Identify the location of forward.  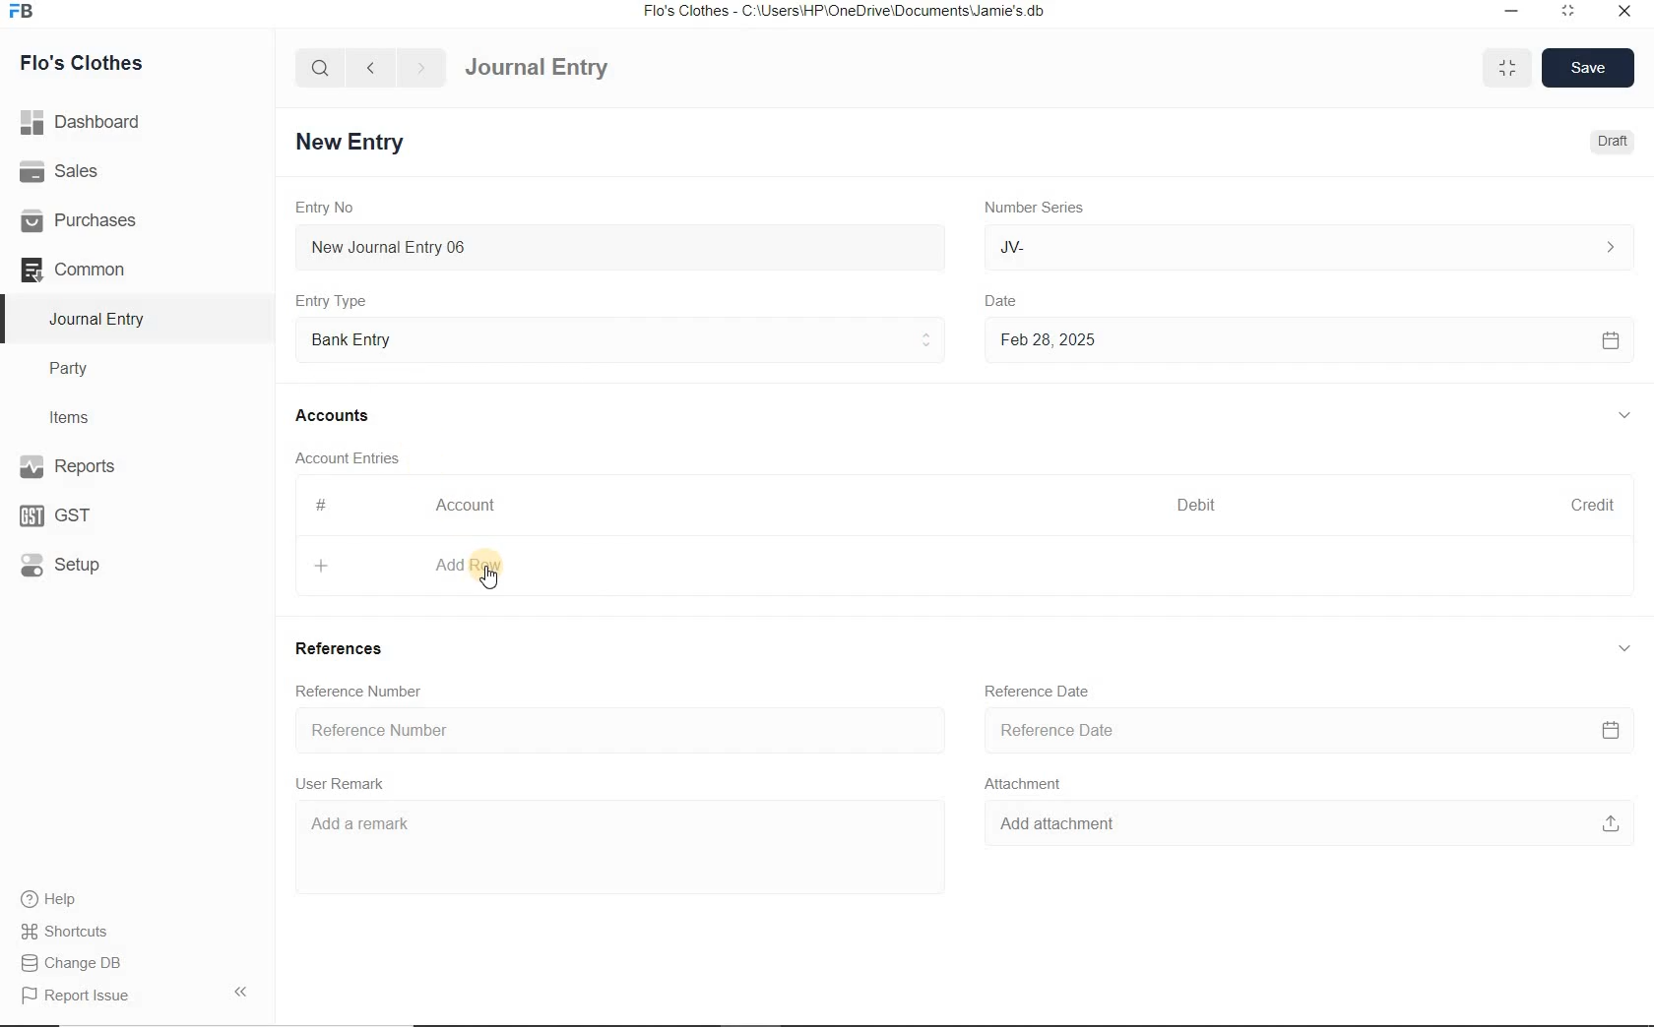
(422, 68).